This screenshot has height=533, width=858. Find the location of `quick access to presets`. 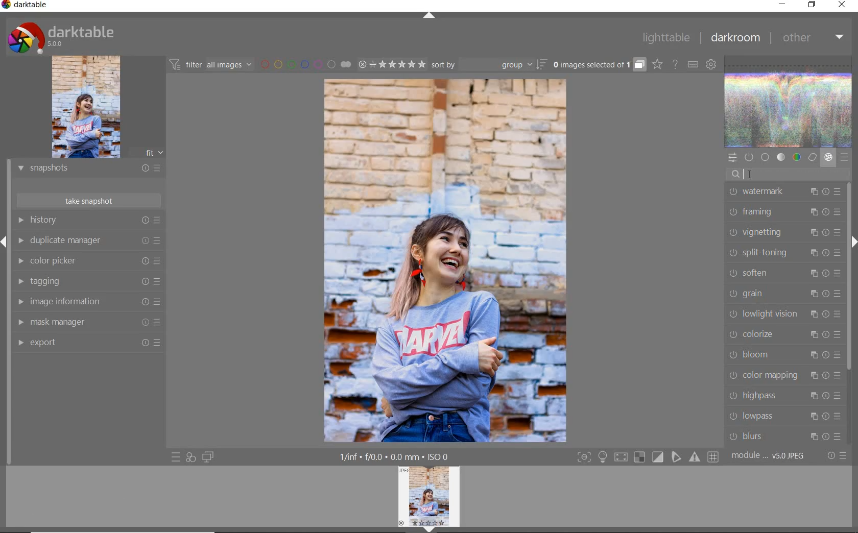

quick access to presets is located at coordinates (177, 456).